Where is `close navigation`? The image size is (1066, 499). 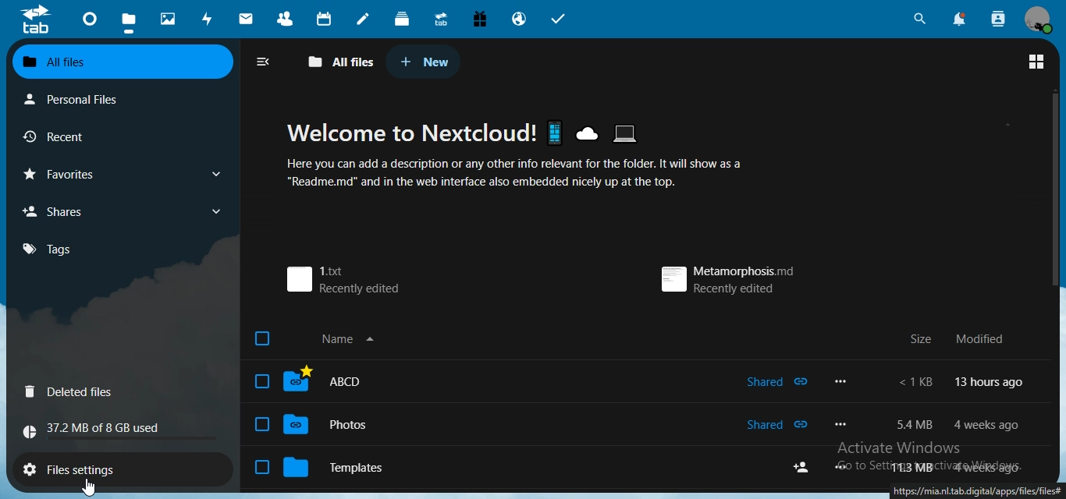 close navigation is located at coordinates (265, 62).